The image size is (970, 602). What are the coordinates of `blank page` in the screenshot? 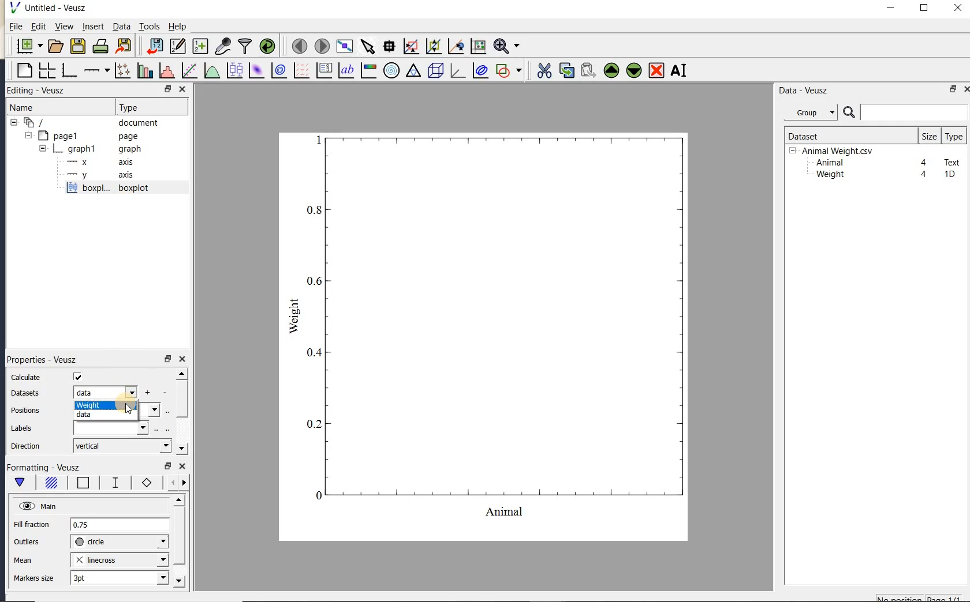 It's located at (23, 71).